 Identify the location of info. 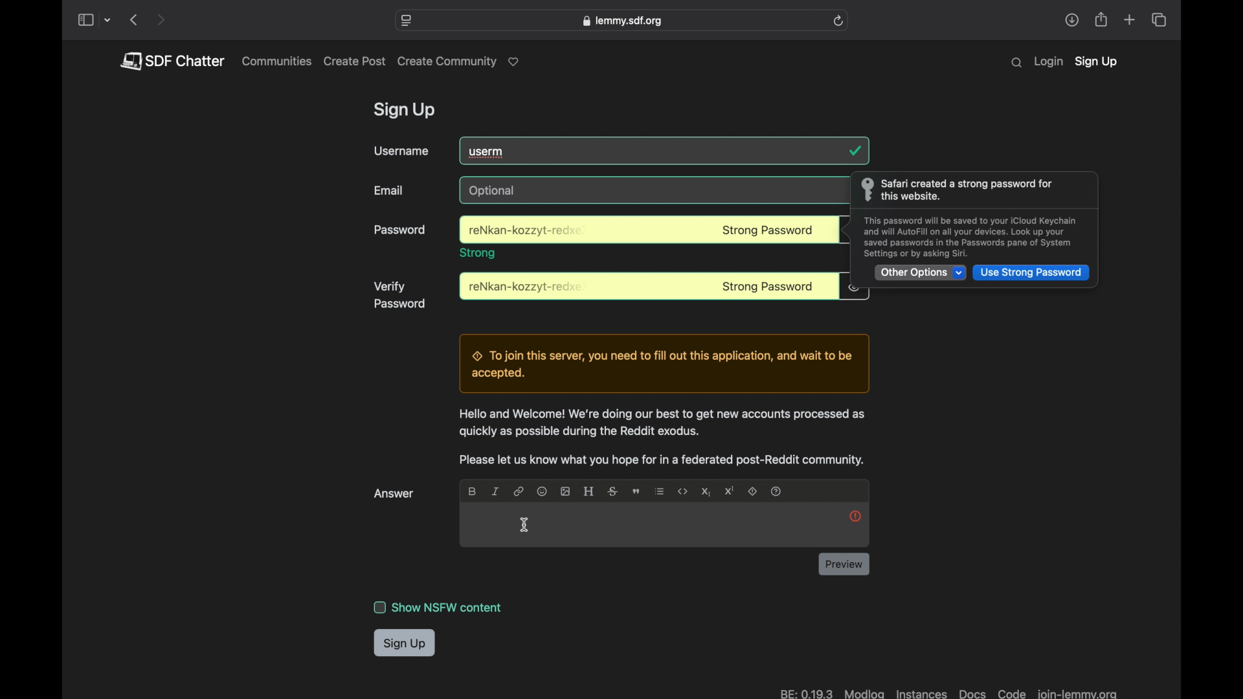
(969, 237).